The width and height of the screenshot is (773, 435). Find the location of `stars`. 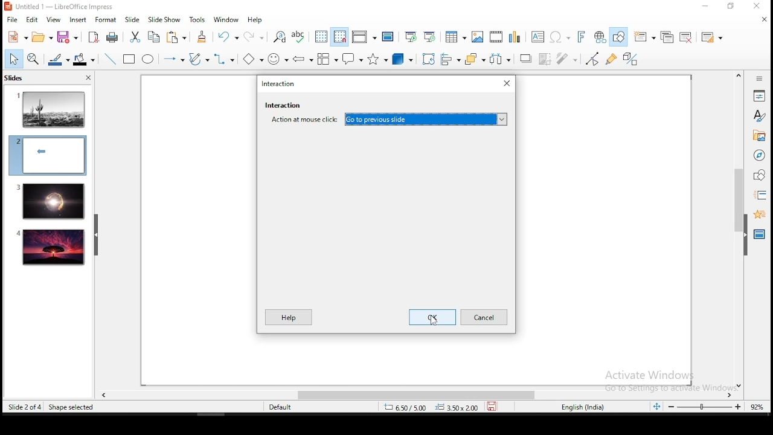

stars is located at coordinates (376, 60).